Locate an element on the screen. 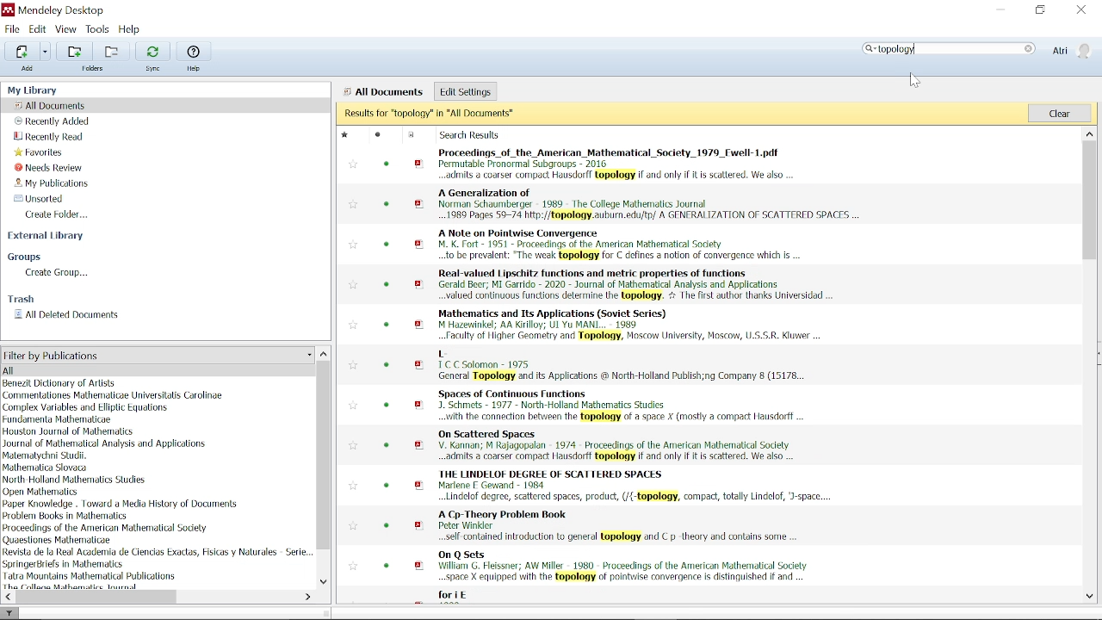 Image resolution: width=1102 pixels, height=620 pixels. Edit is located at coordinates (38, 29).